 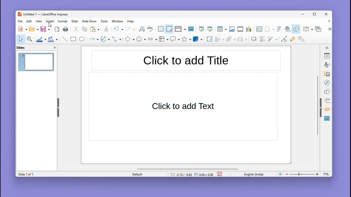 What do you see at coordinates (202, 29) in the screenshot?
I see `First slide` at bounding box center [202, 29].